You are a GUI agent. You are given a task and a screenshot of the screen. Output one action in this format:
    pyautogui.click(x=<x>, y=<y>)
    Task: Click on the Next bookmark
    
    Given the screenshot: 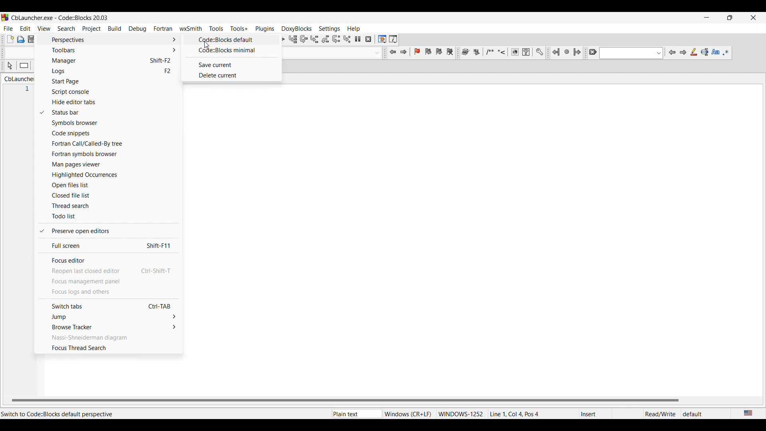 What is the action you would take?
    pyautogui.click(x=439, y=51)
    